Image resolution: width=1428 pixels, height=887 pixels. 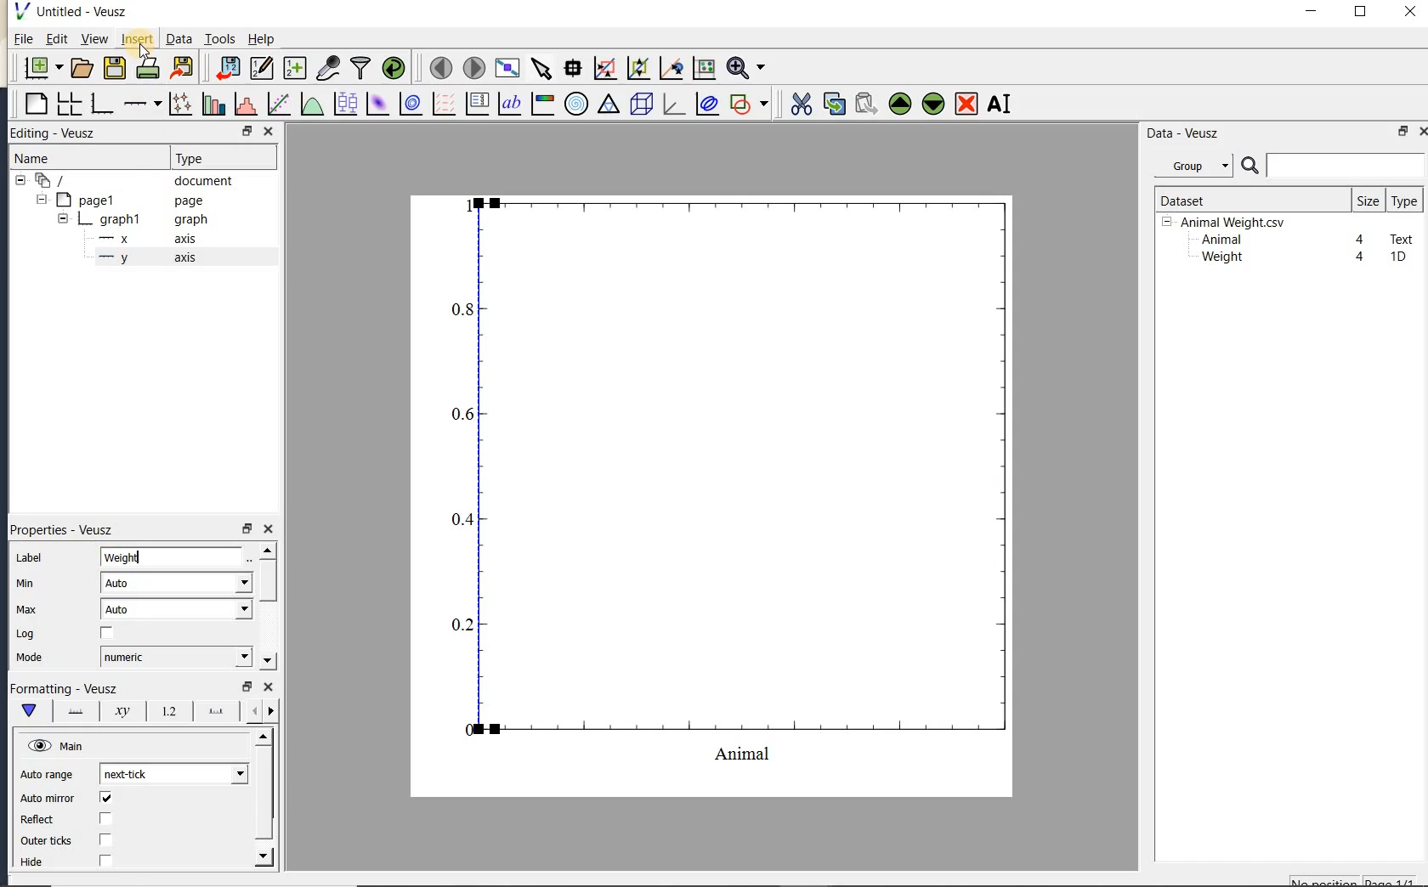 I want to click on Auto range, so click(x=47, y=775).